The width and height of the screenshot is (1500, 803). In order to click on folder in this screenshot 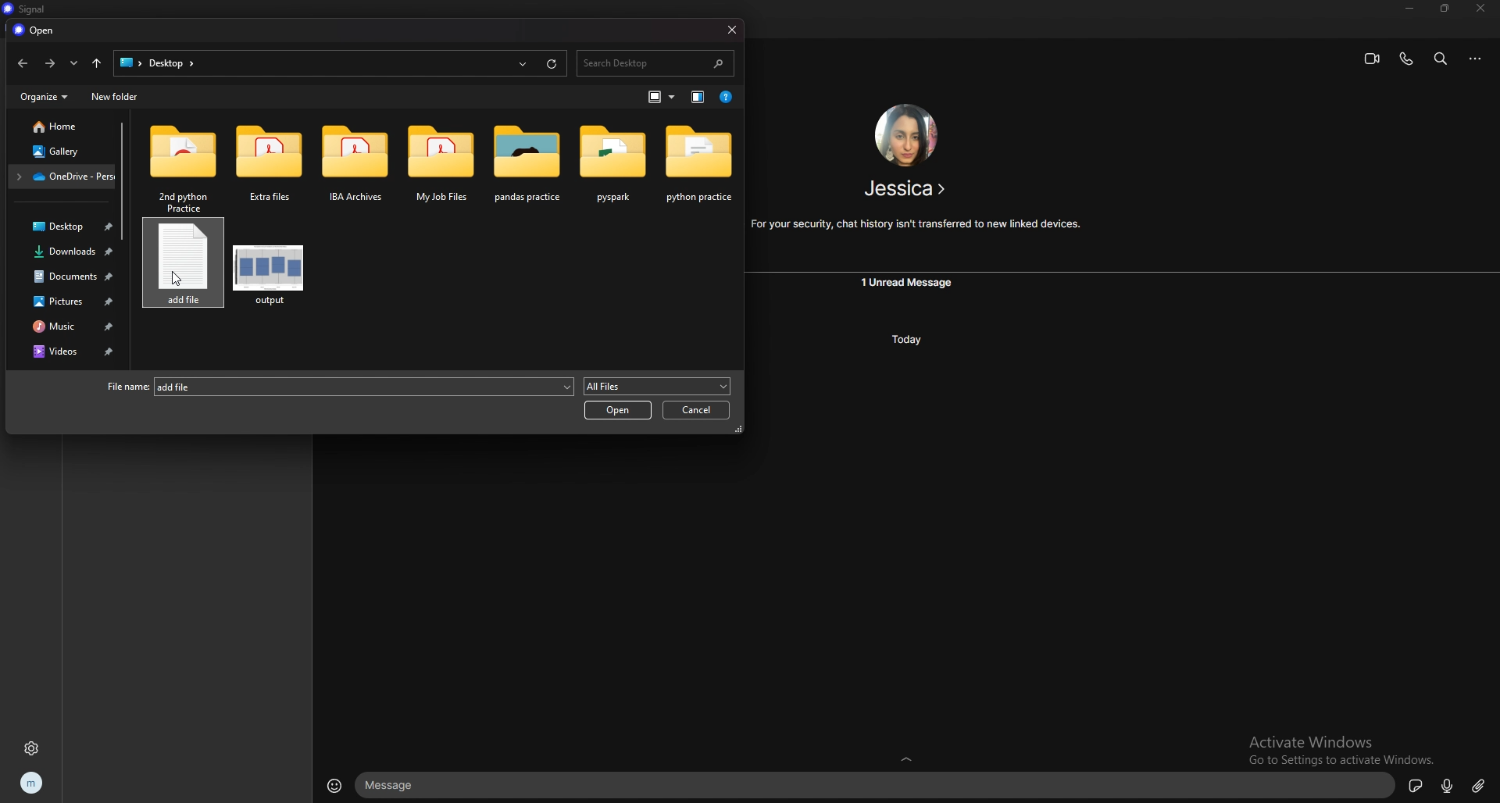, I will do `click(171, 62)`.